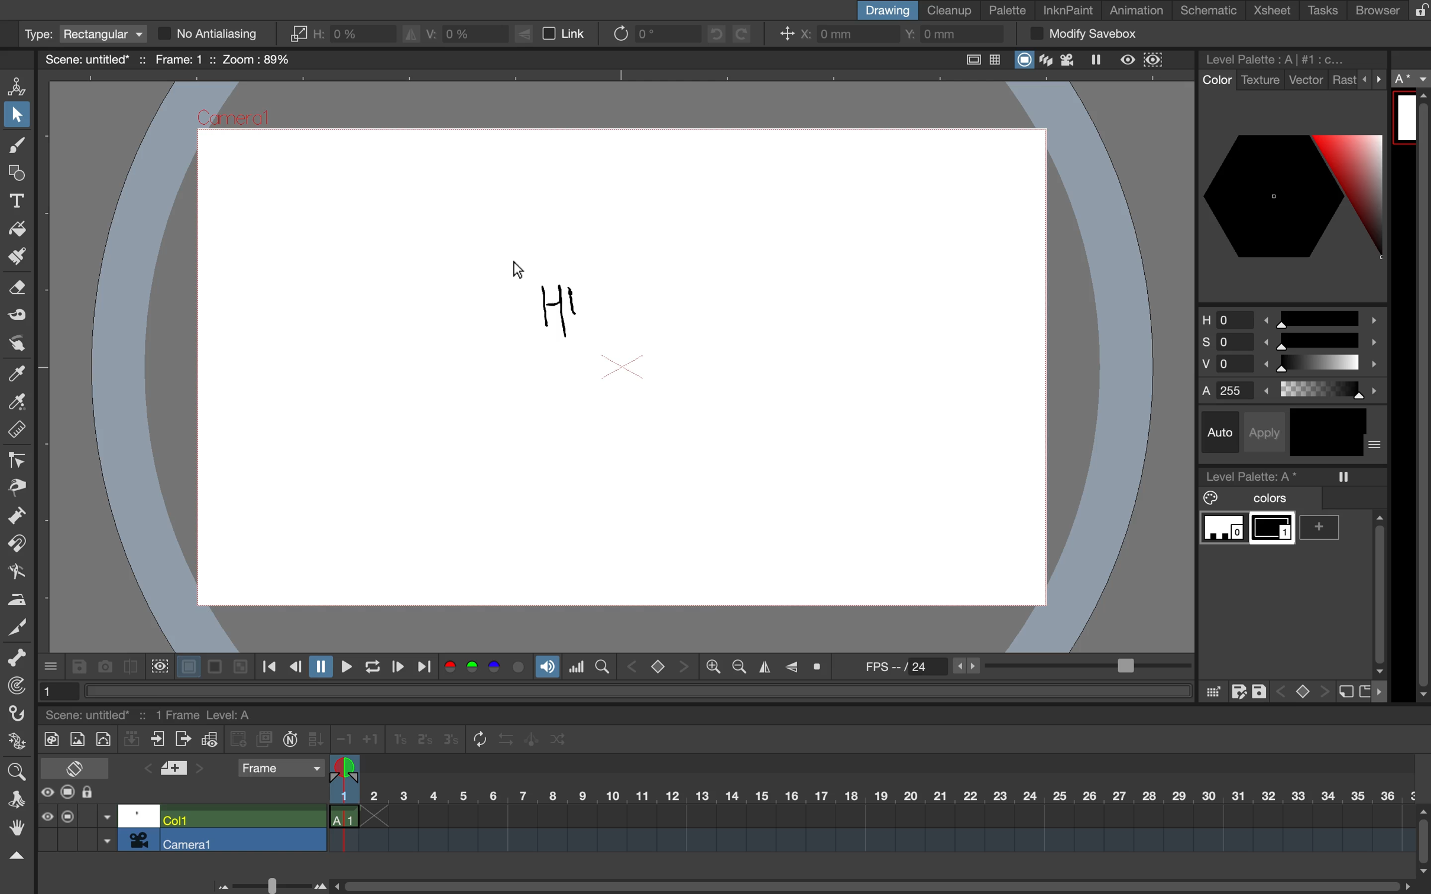 The width and height of the screenshot is (1431, 894). I want to click on xsheet, so click(1275, 11).